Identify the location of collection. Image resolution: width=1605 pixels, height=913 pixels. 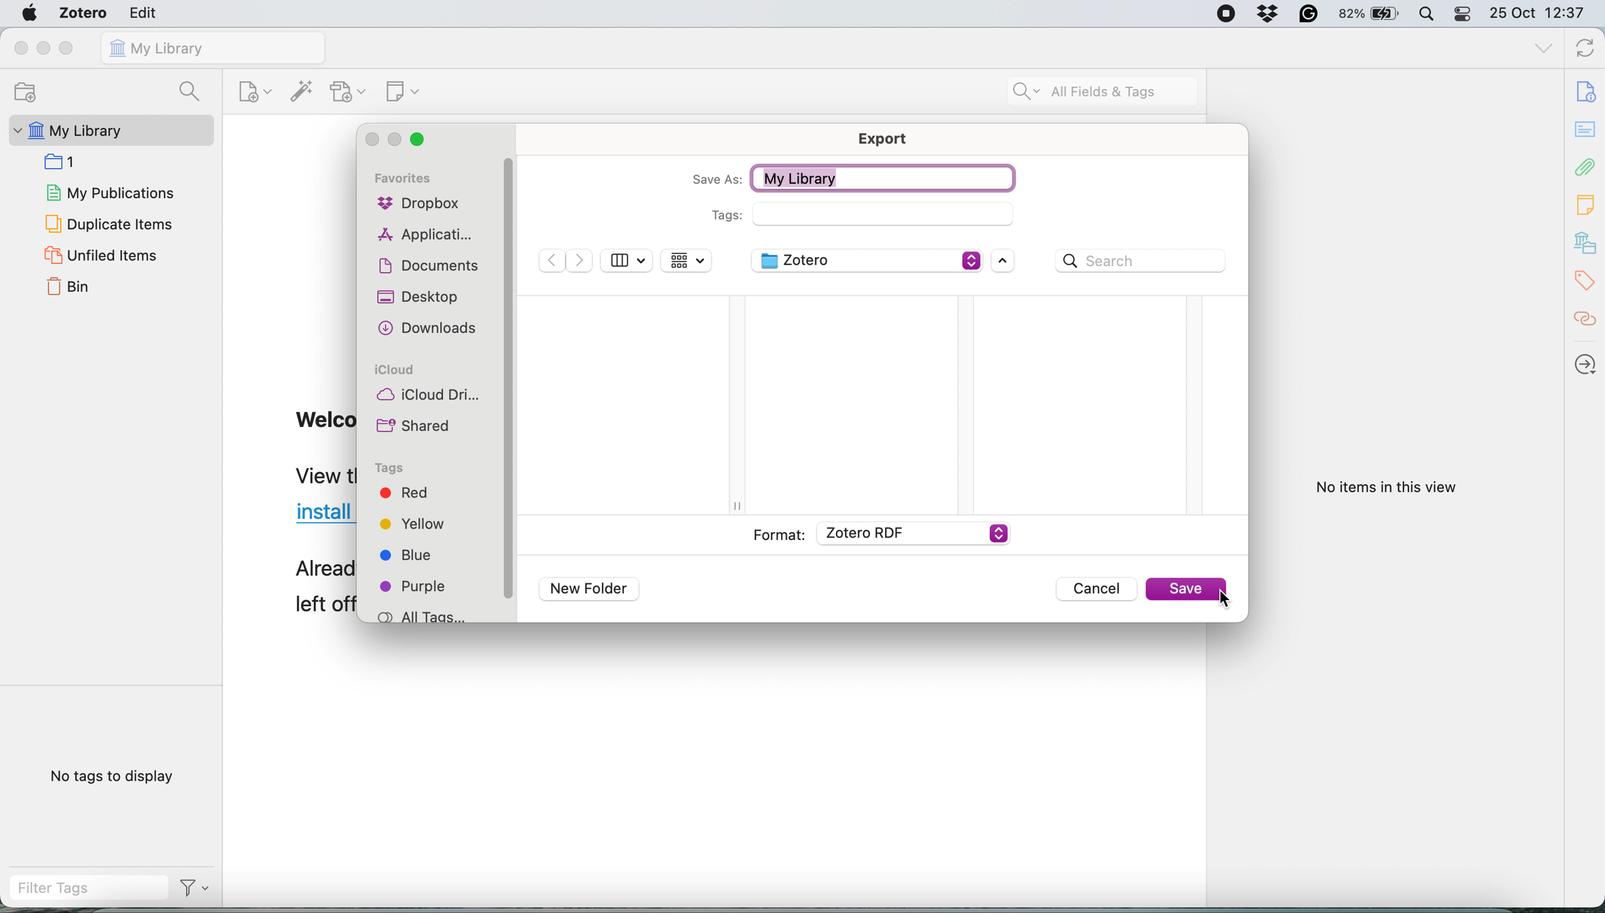
(60, 162).